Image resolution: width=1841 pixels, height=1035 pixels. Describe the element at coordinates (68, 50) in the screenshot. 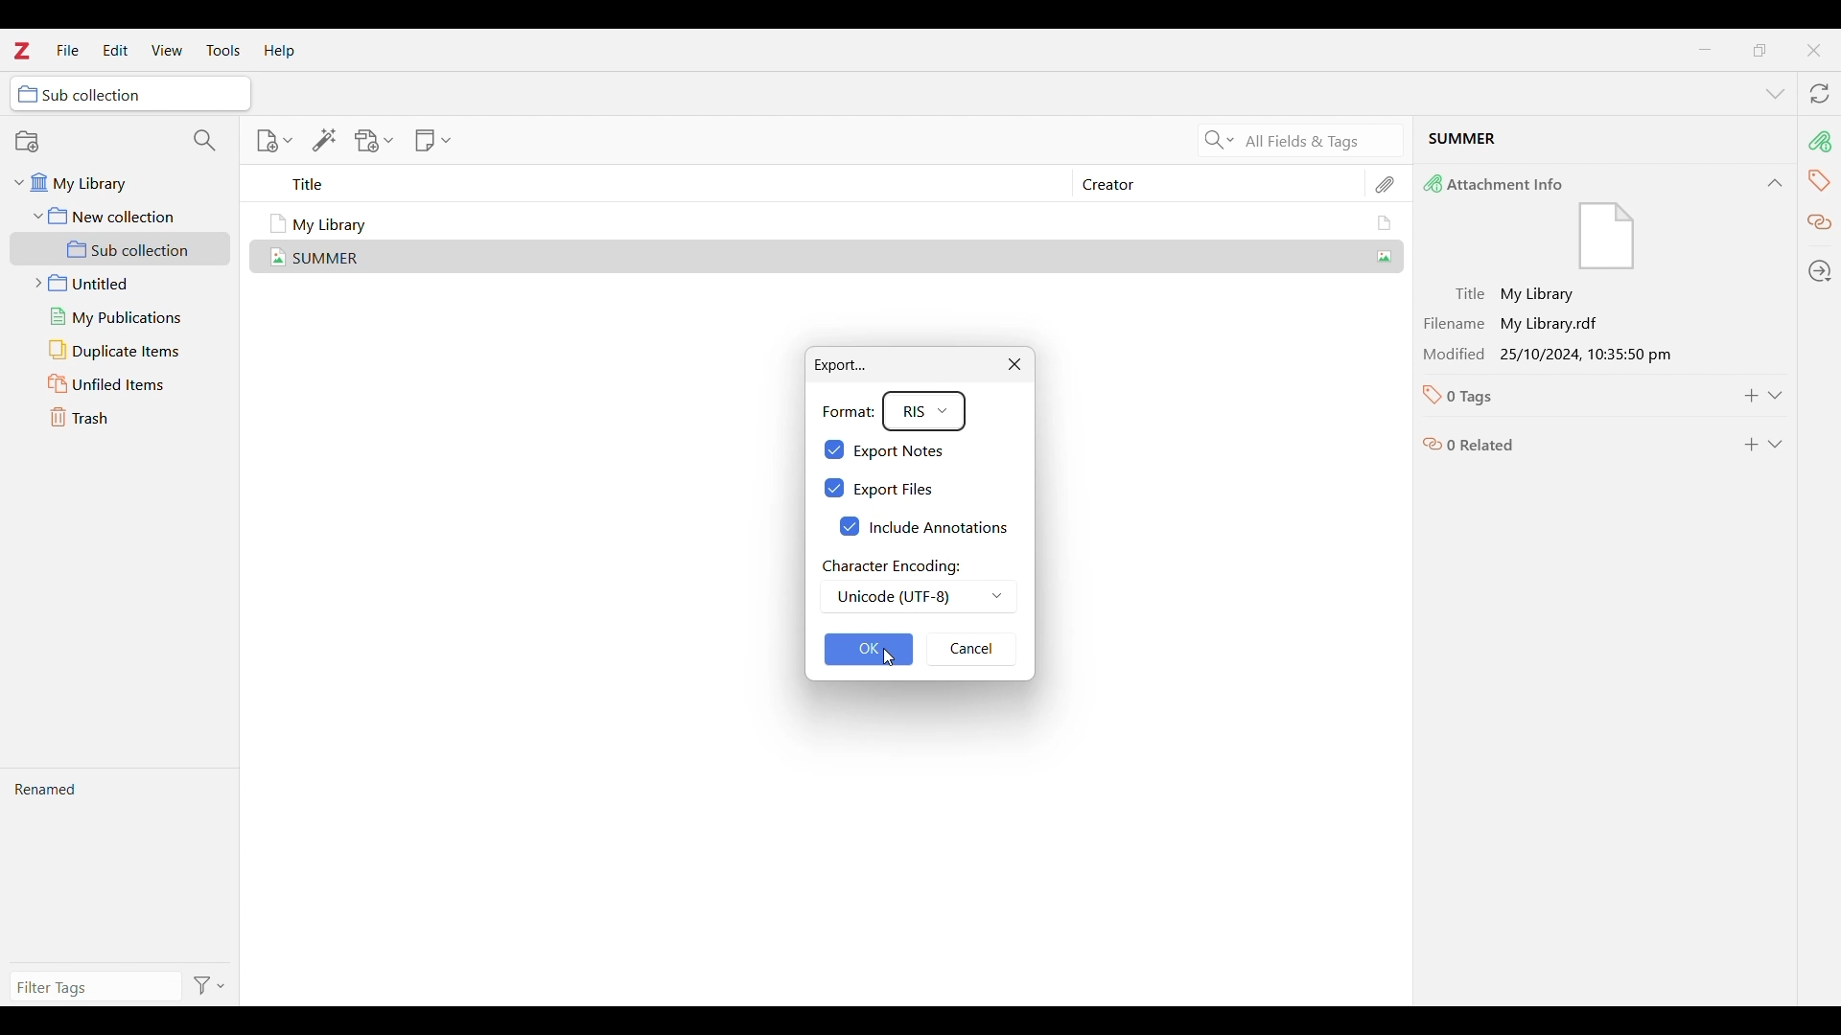

I see `File menu` at that location.